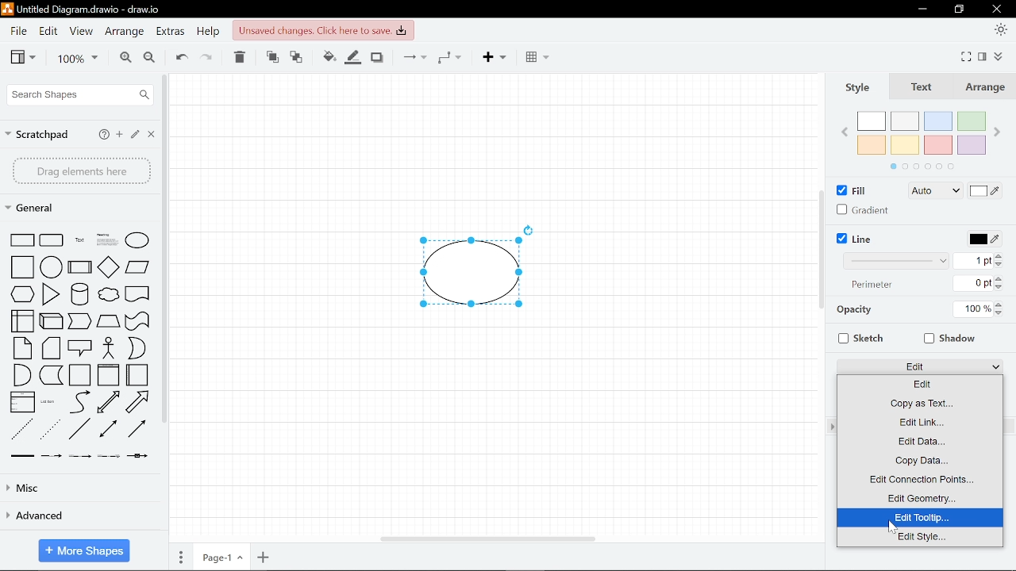 The image size is (1016, 571). Describe the element at coordinates (972, 310) in the screenshot. I see `Current opacity` at that location.